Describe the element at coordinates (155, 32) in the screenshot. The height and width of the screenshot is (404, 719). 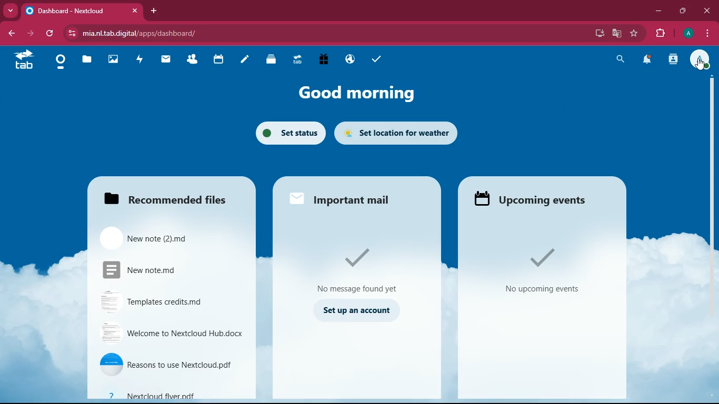
I see `url` at that location.